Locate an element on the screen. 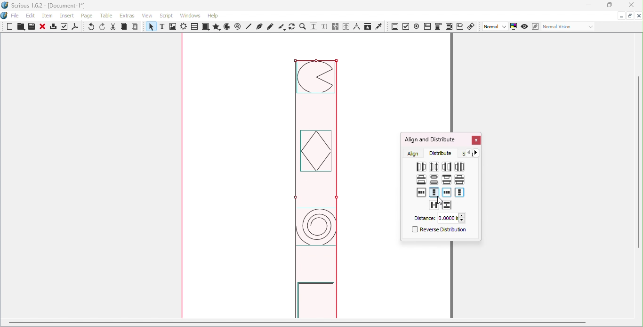  Reverse distribution is located at coordinates (438, 231).